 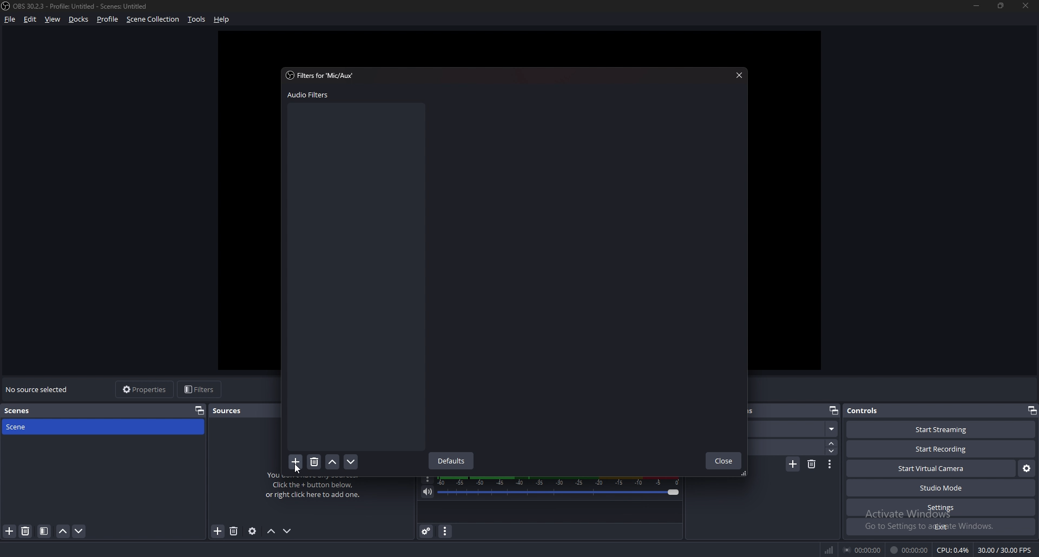 I want to click on delete scene, so click(x=27, y=531).